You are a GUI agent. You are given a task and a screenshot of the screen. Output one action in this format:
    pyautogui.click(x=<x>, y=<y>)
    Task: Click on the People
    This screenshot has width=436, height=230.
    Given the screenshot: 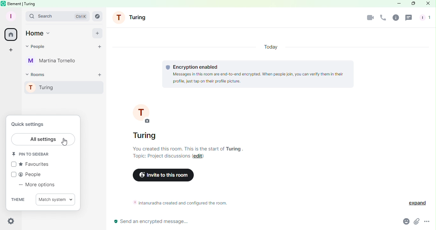 What is the action you would take?
    pyautogui.click(x=31, y=174)
    